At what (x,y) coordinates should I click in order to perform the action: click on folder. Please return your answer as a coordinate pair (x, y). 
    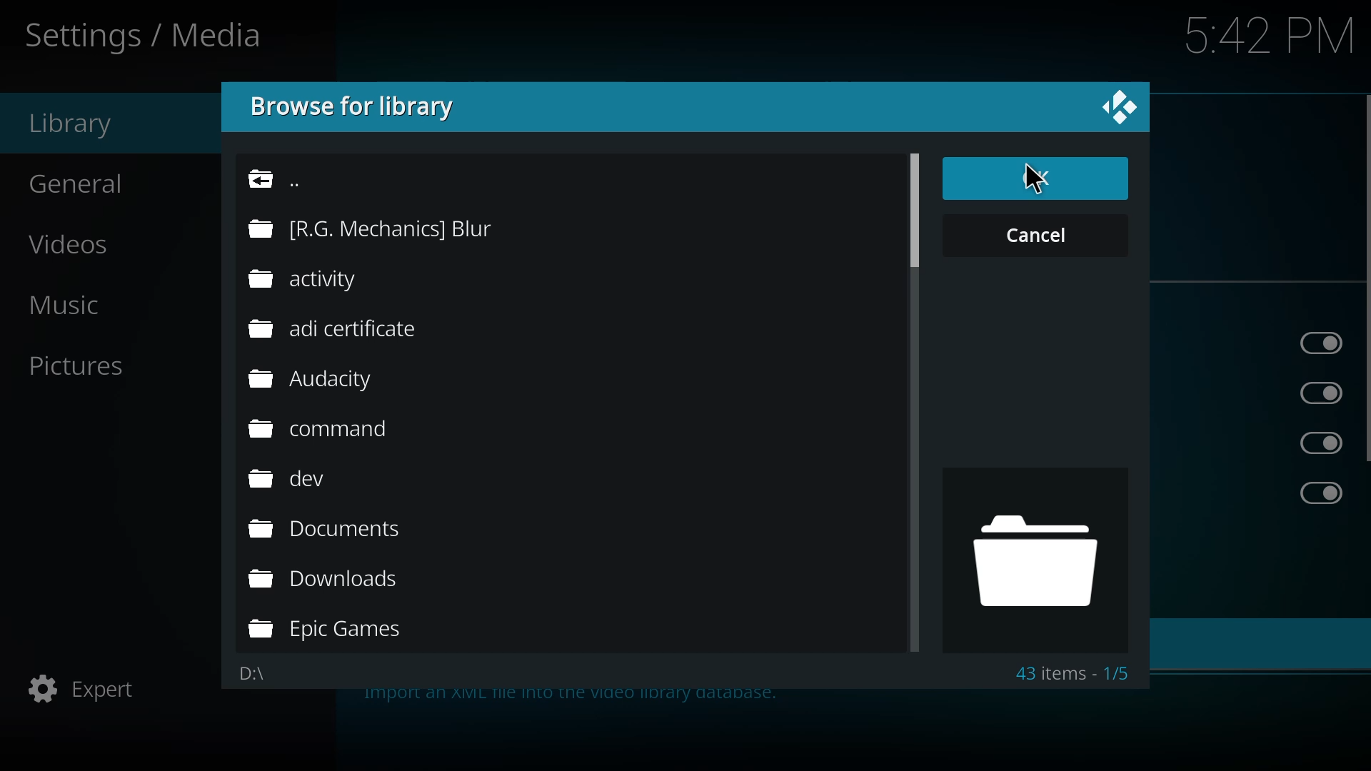
    Looking at the image, I should click on (293, 478).